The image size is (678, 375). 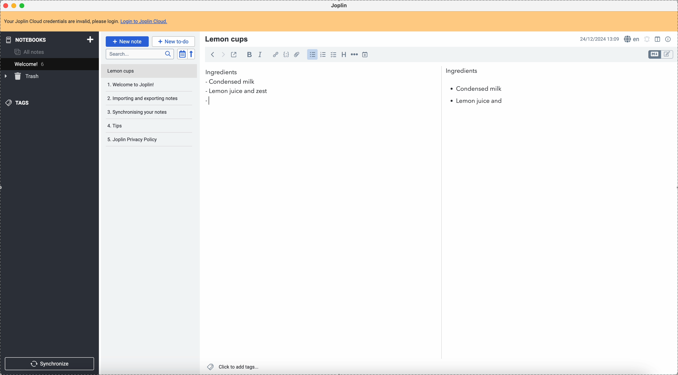 I want to click on insert time, so click(x=365, y=54).